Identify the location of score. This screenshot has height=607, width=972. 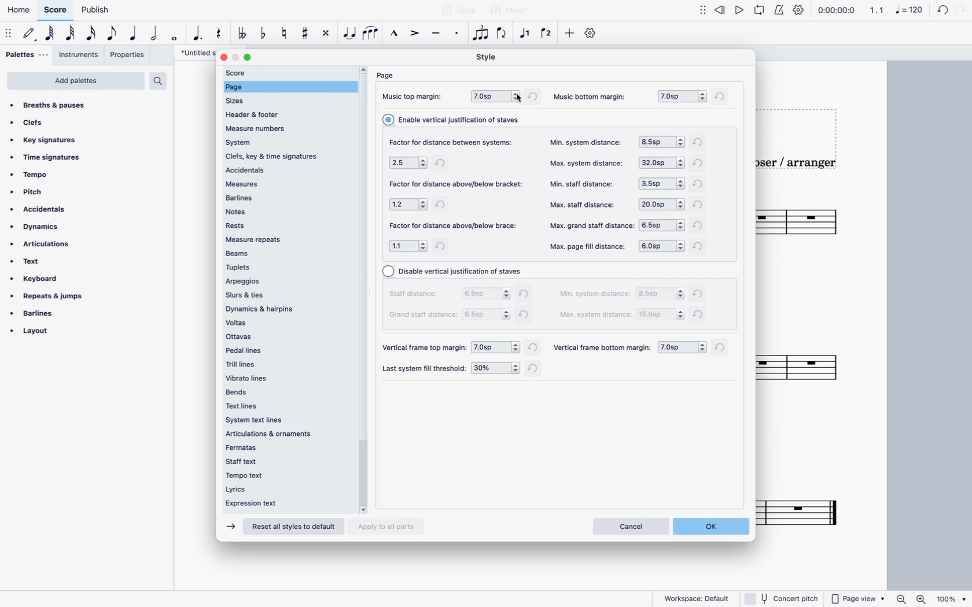
(806, 508).